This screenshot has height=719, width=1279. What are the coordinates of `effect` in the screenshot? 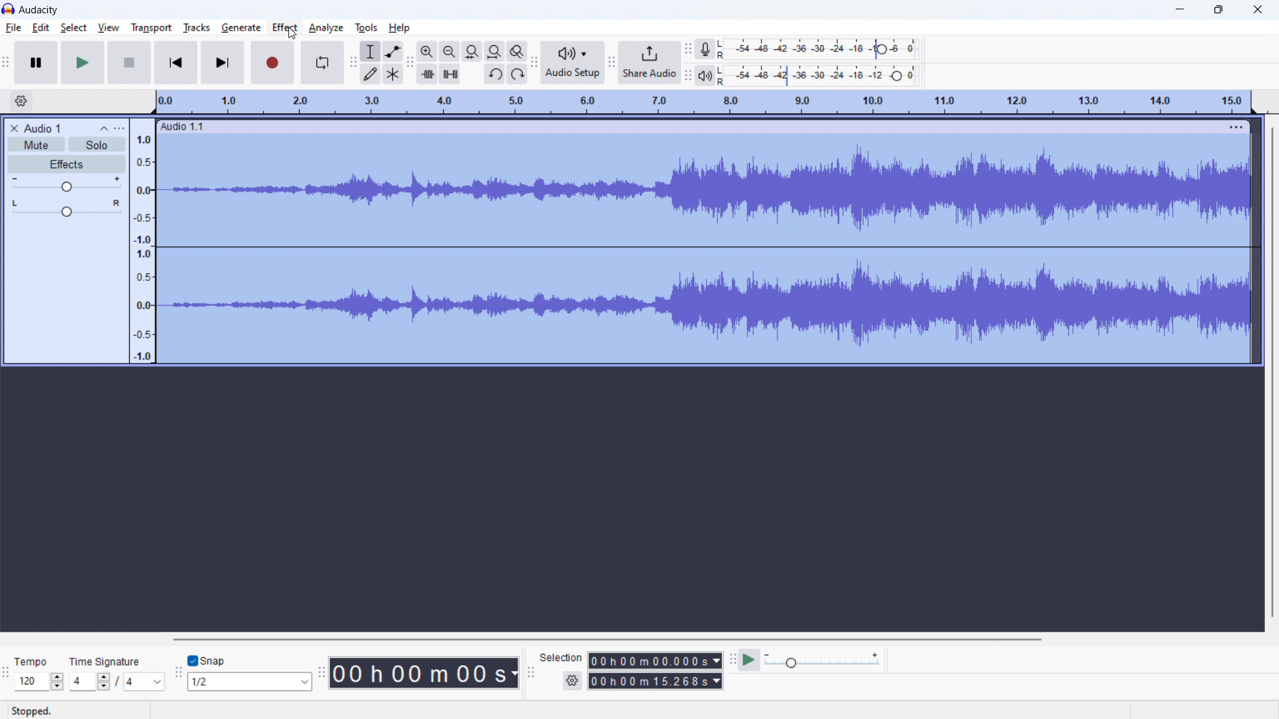 It's located at (285, 28).